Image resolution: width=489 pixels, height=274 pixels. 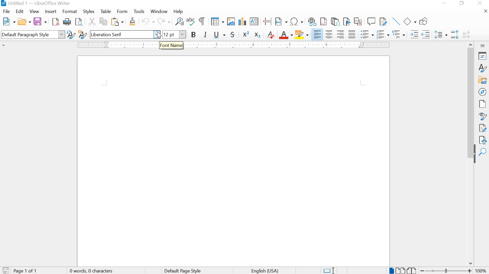 What do you see at coordinates (483, 128) in the screenshot?
I see `MANAGE CHANGES` at bounding box center [483, 128].